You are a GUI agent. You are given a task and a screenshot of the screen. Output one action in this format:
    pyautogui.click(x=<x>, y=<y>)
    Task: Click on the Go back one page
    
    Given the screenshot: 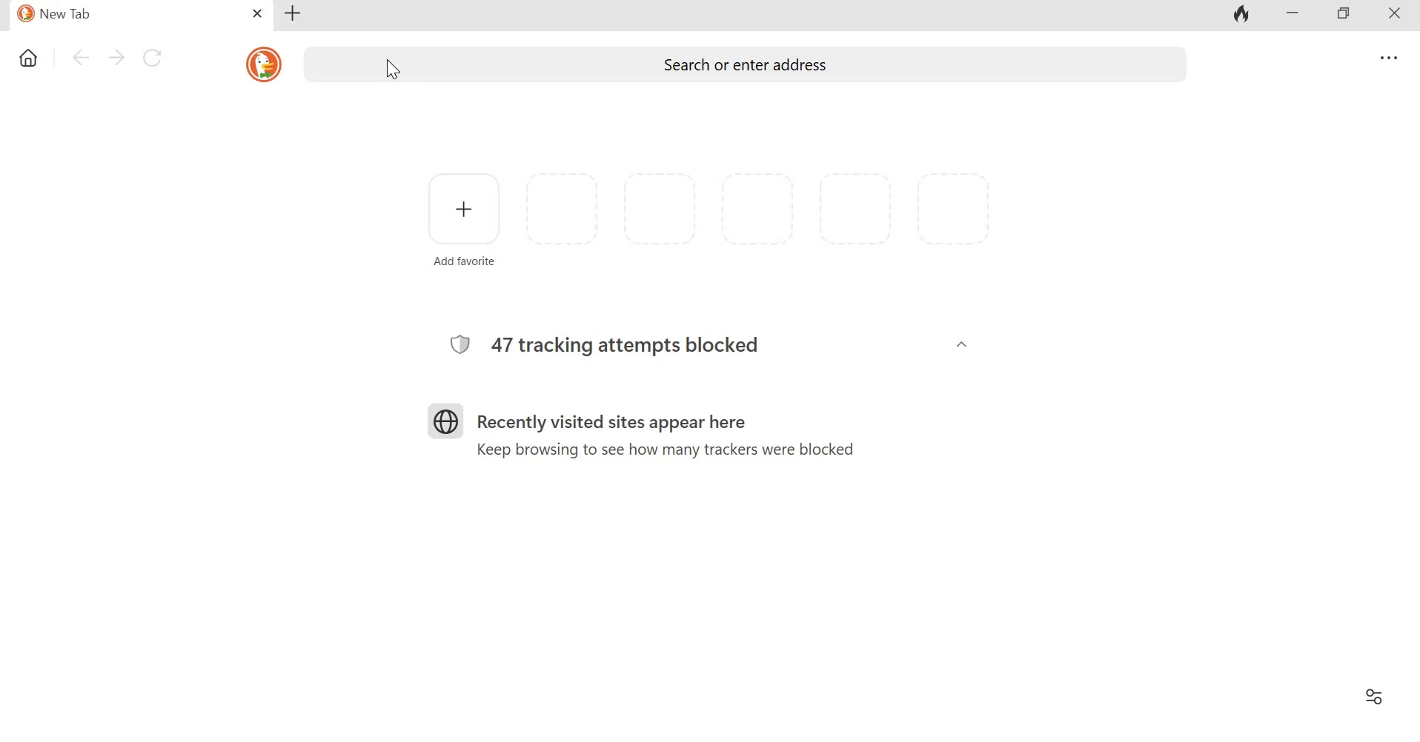 What is the action you would take?
    pyautogui.click(x=79, y=58)
    